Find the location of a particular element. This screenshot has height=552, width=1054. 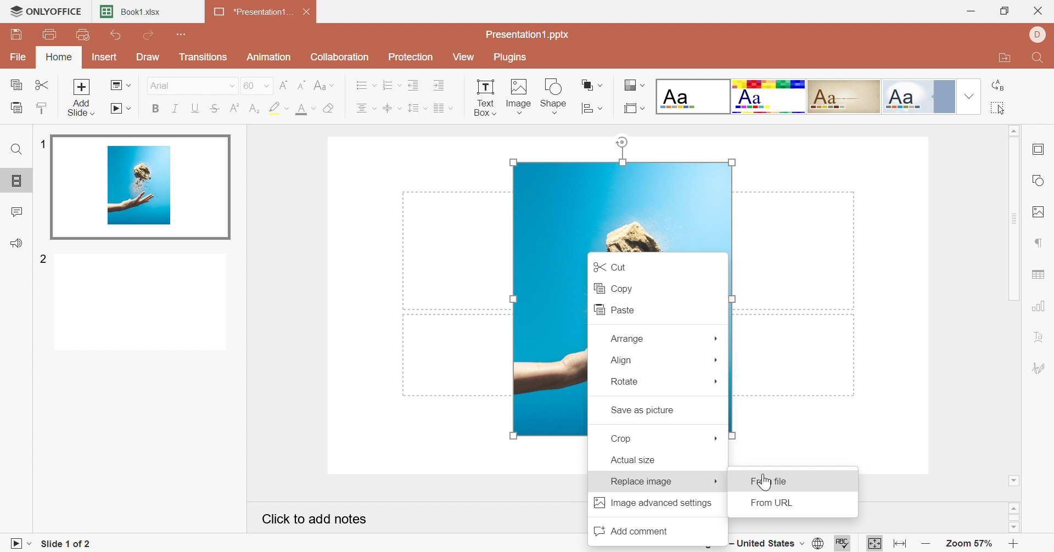

image is located at coordinates (547, 345).